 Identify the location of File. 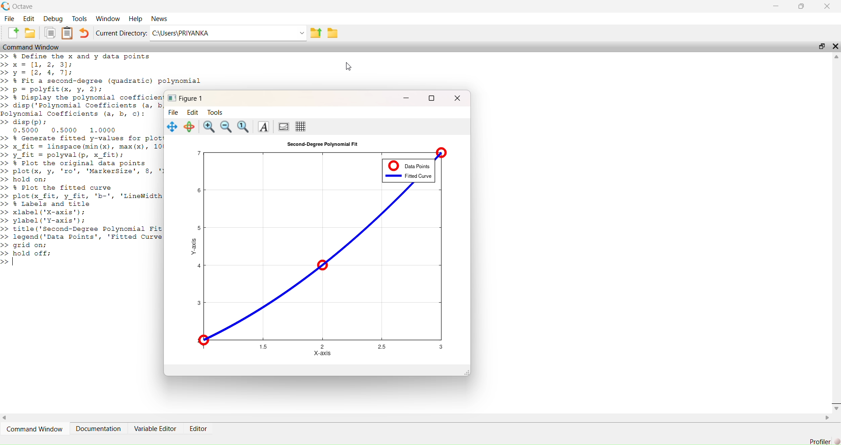
(10, 19).